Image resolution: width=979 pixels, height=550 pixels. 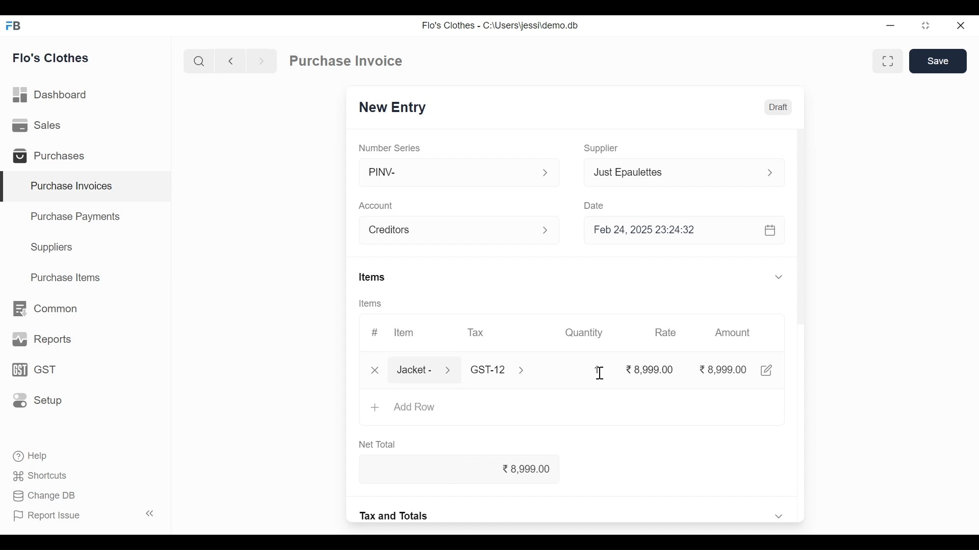 I want to click on Flo's Clothes, so click(x=53, y=58).